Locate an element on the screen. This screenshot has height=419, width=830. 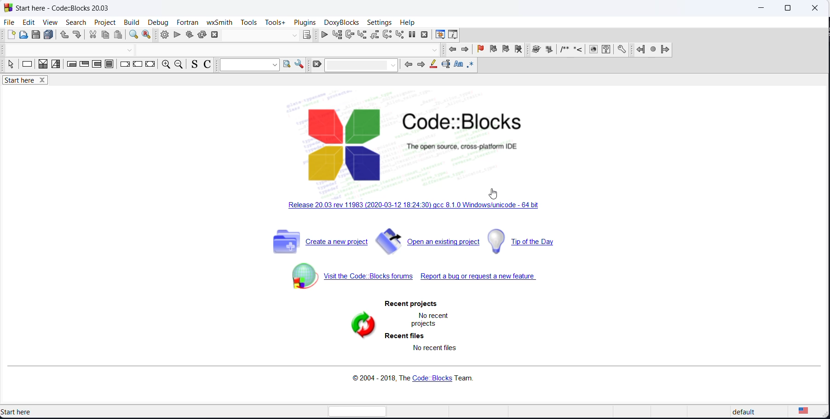
help is located at coordinates (407, 22).